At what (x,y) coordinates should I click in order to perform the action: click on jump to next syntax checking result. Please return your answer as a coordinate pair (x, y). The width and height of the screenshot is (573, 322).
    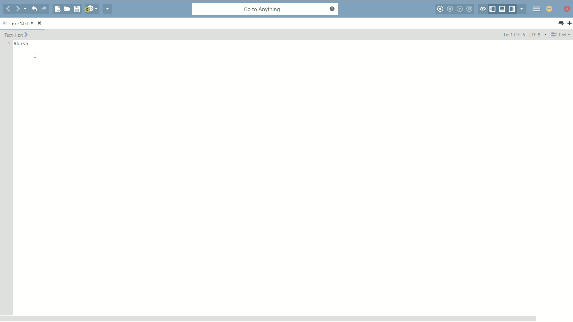
    Looking at the image, I should click on (92, 10).